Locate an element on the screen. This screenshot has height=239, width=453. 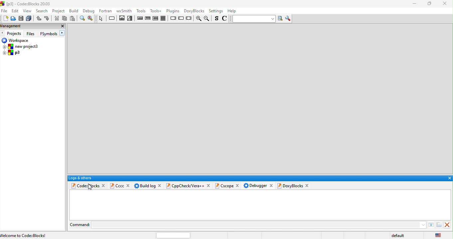
replace is located at coordinates (91, 19).